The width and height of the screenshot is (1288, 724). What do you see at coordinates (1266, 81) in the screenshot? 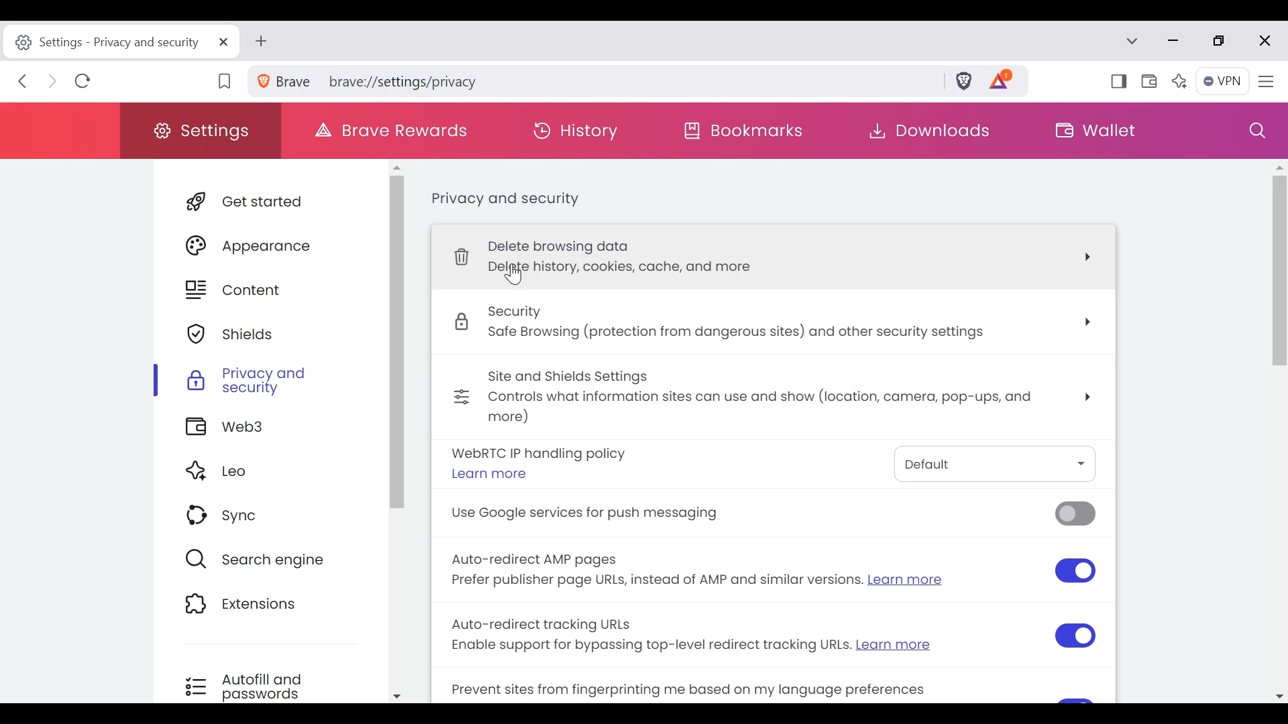
I see `Customize and Control` at bounding box center [1266, 81].